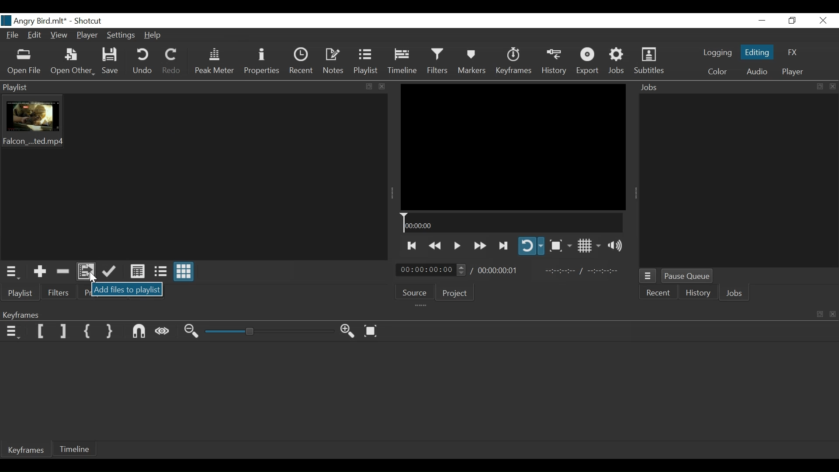 Image resolution: width=839 pixels, height=472 pixels. Describe the element at coordinates (367, 62) in the screenshot. I see `Playlist` at that location.